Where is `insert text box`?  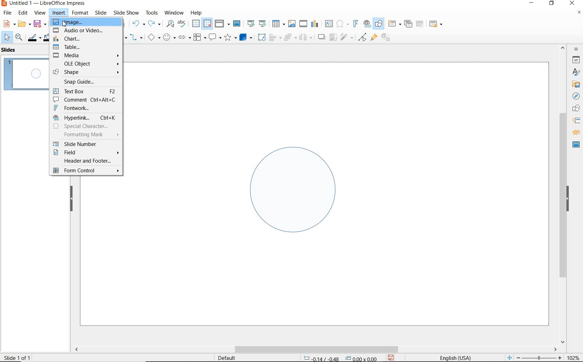 insert text box is located at coordinates (329, 24).